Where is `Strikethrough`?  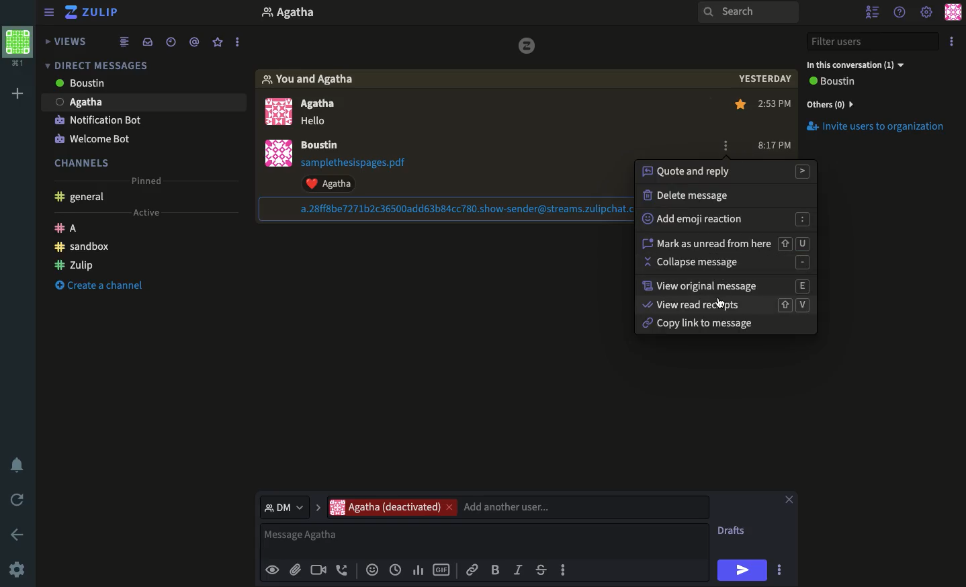
Strikethrough is located at coordinates (541, 570).